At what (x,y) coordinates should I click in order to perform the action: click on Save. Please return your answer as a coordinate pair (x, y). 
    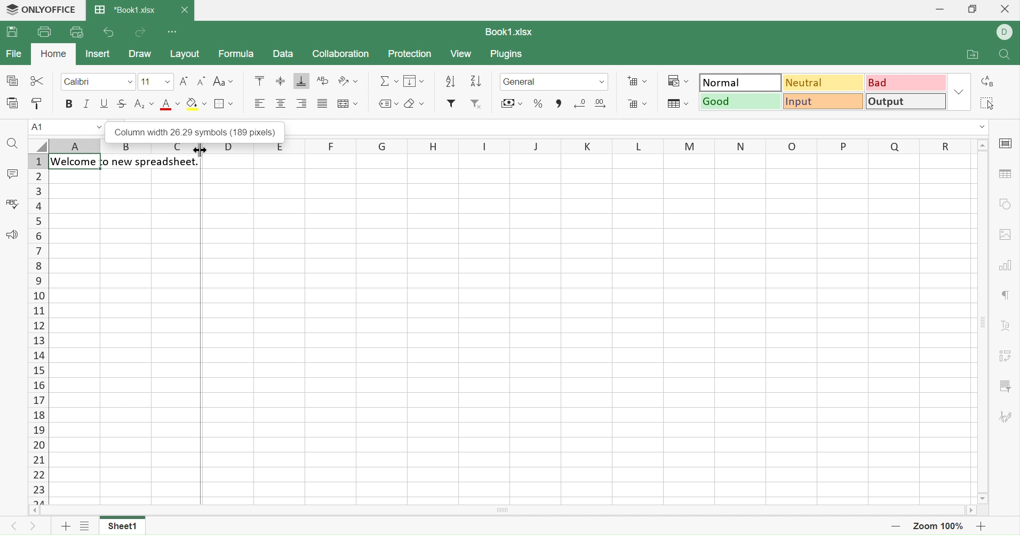
    Looking at the image, I should click on (13, 33).